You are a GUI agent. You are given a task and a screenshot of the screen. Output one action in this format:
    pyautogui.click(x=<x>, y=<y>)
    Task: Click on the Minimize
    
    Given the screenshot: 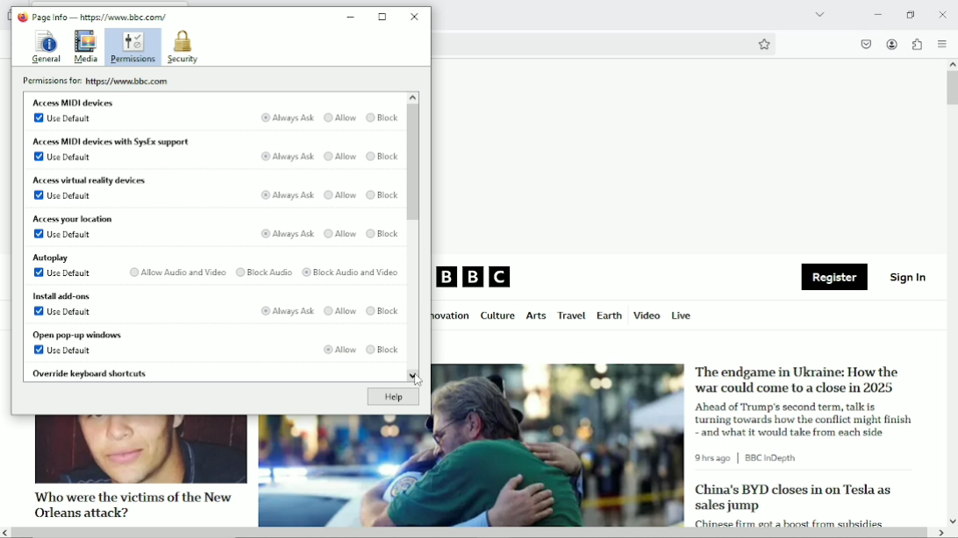 What is the action you would take?
    pyautogui.click(x=876, y=14)
    